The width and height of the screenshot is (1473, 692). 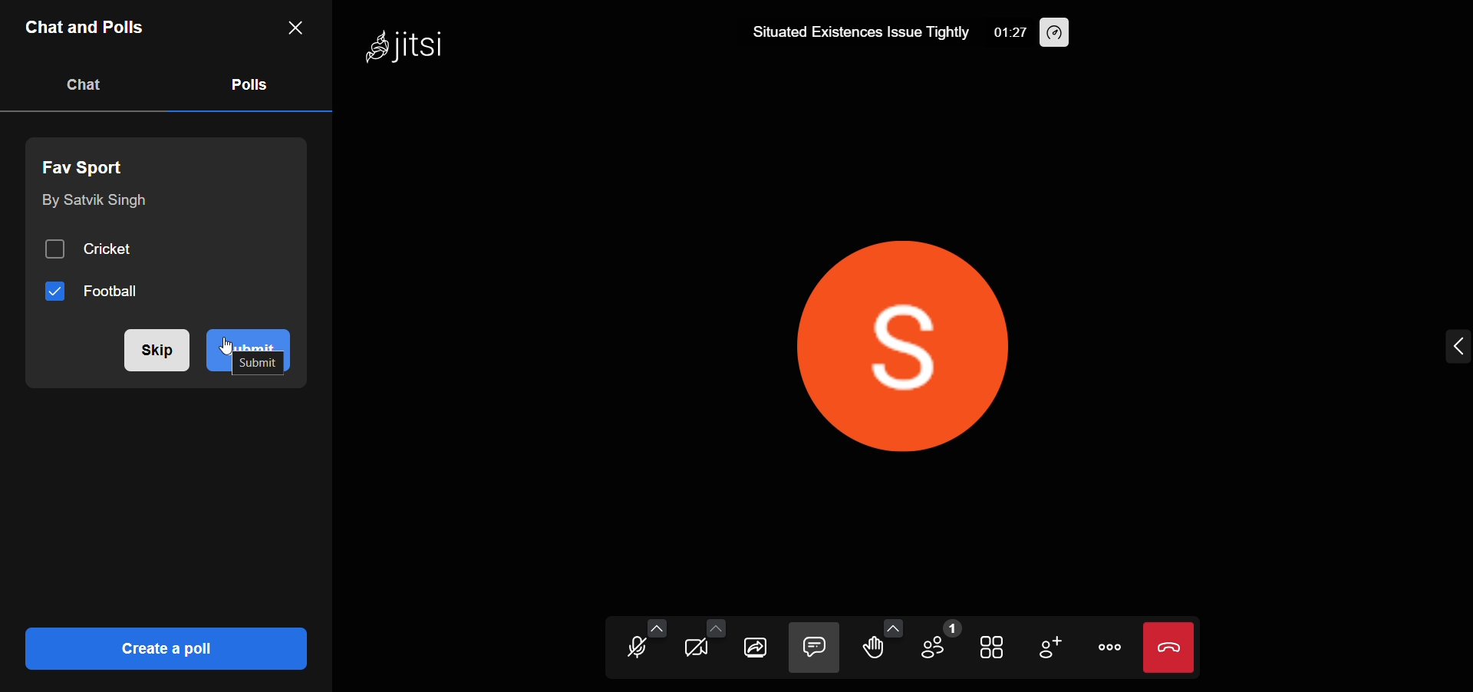 What do you see at coordinates (875, 650) in the screenshot?
I see `raise hand` at bounding box center [875, 650].